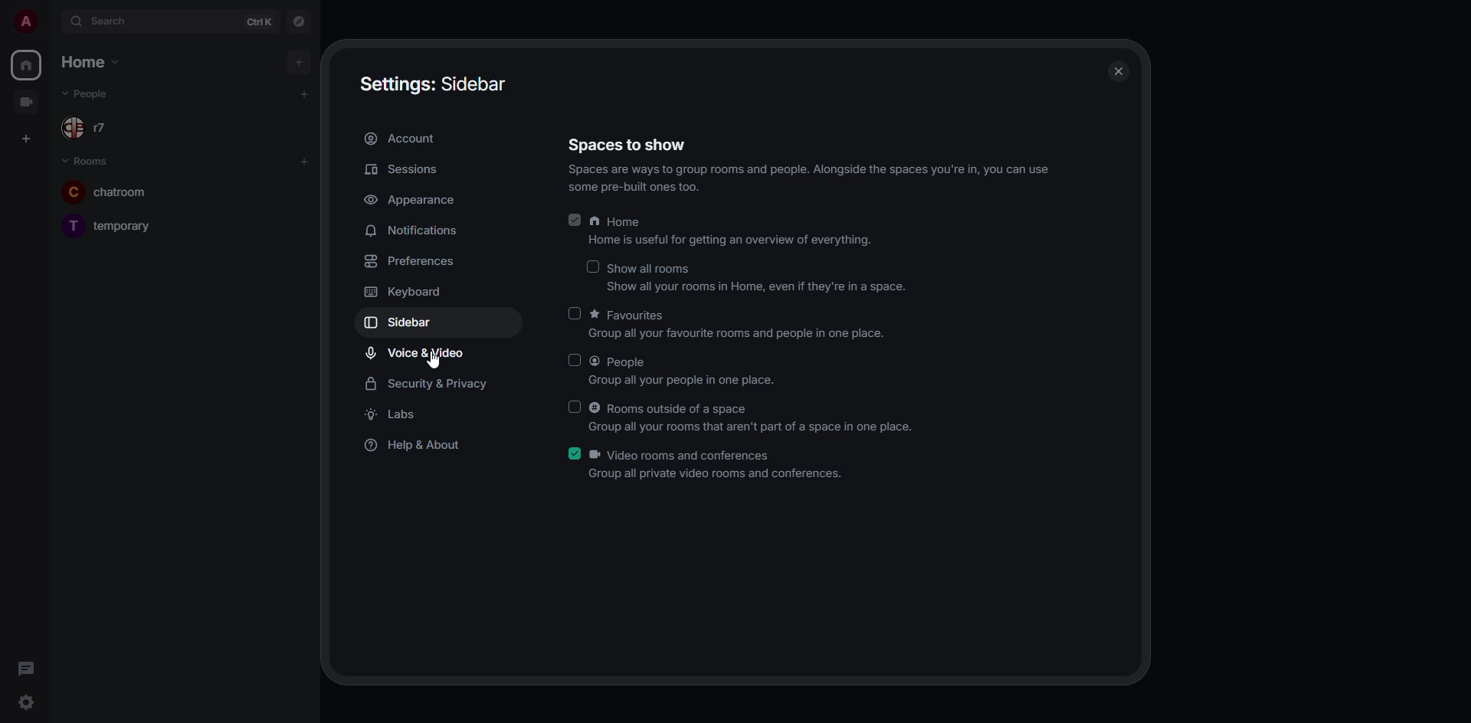 This screenshot has width=1471, height=723. What do you see at coordinates (25, 702) in the screenshot?
I see `quick settings` at bounding box center [25, 702].